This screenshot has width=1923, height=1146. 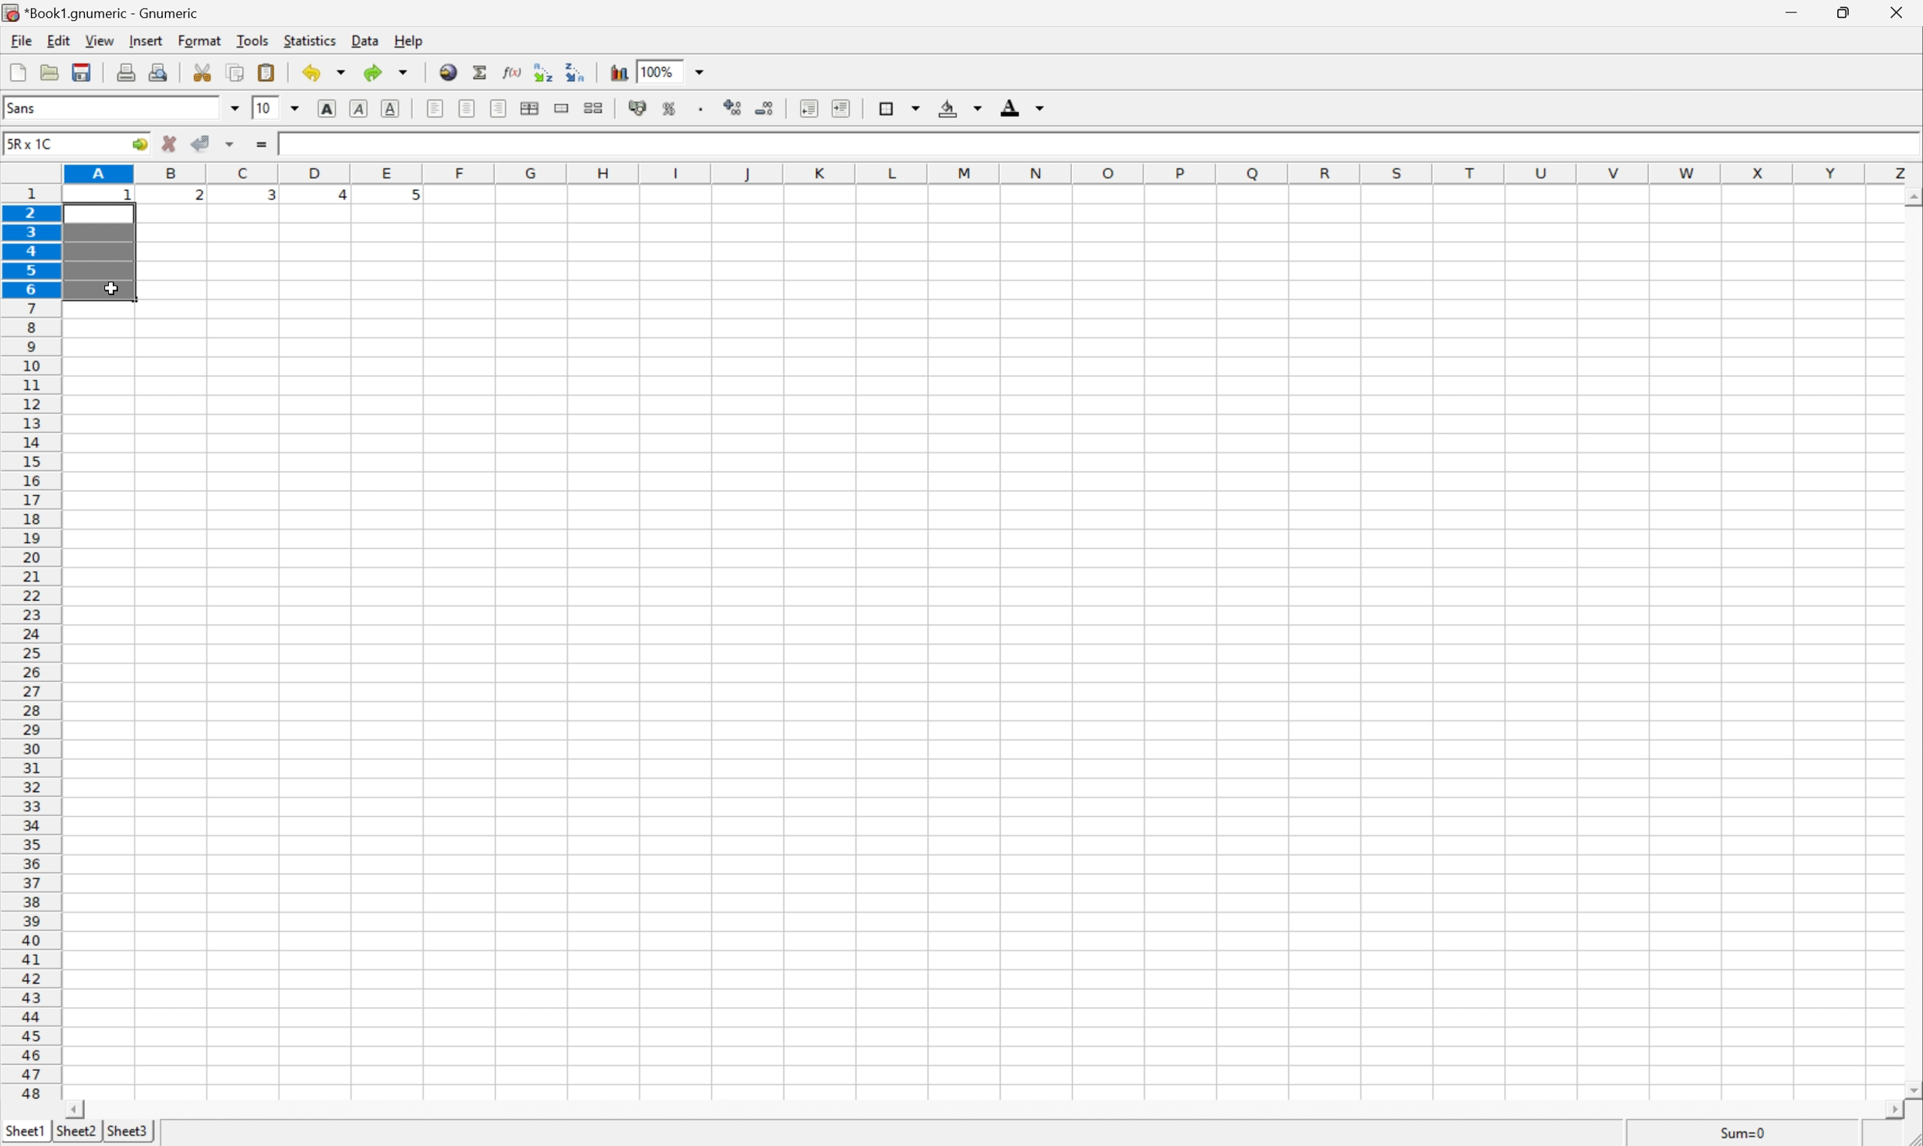 What do you see at coordinates (1799, 13) in the screenshot?
I see `minimize` at bounding box center [1799, 13].